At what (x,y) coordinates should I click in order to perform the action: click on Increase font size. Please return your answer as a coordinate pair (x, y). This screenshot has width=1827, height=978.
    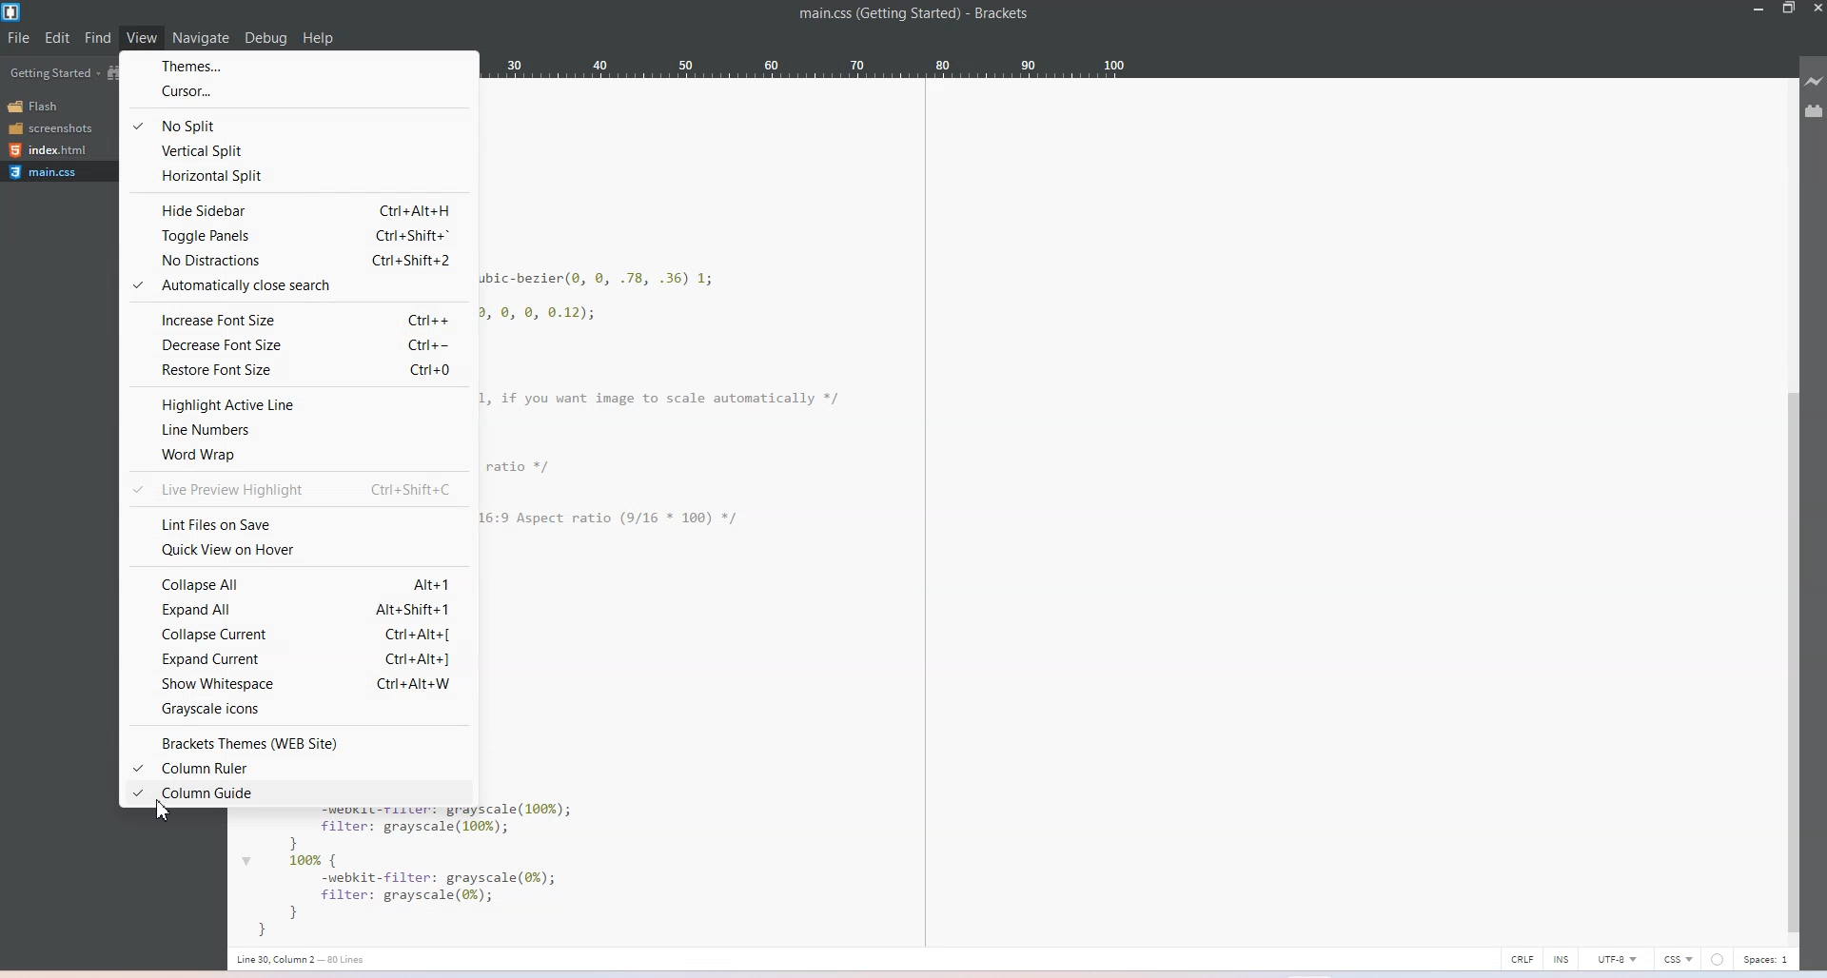
    Looking at the image, I should click on (297, 319).